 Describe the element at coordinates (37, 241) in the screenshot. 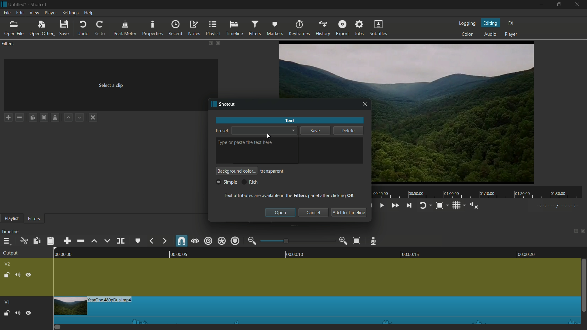

I see `copy` at that location.